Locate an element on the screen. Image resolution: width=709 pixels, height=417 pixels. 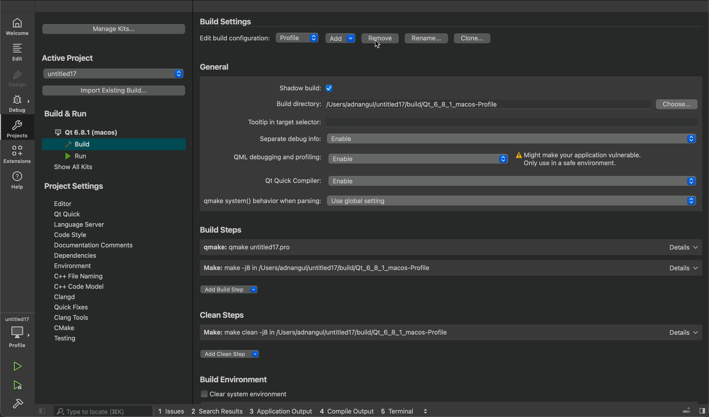
info is located at coordinates (581, 159).